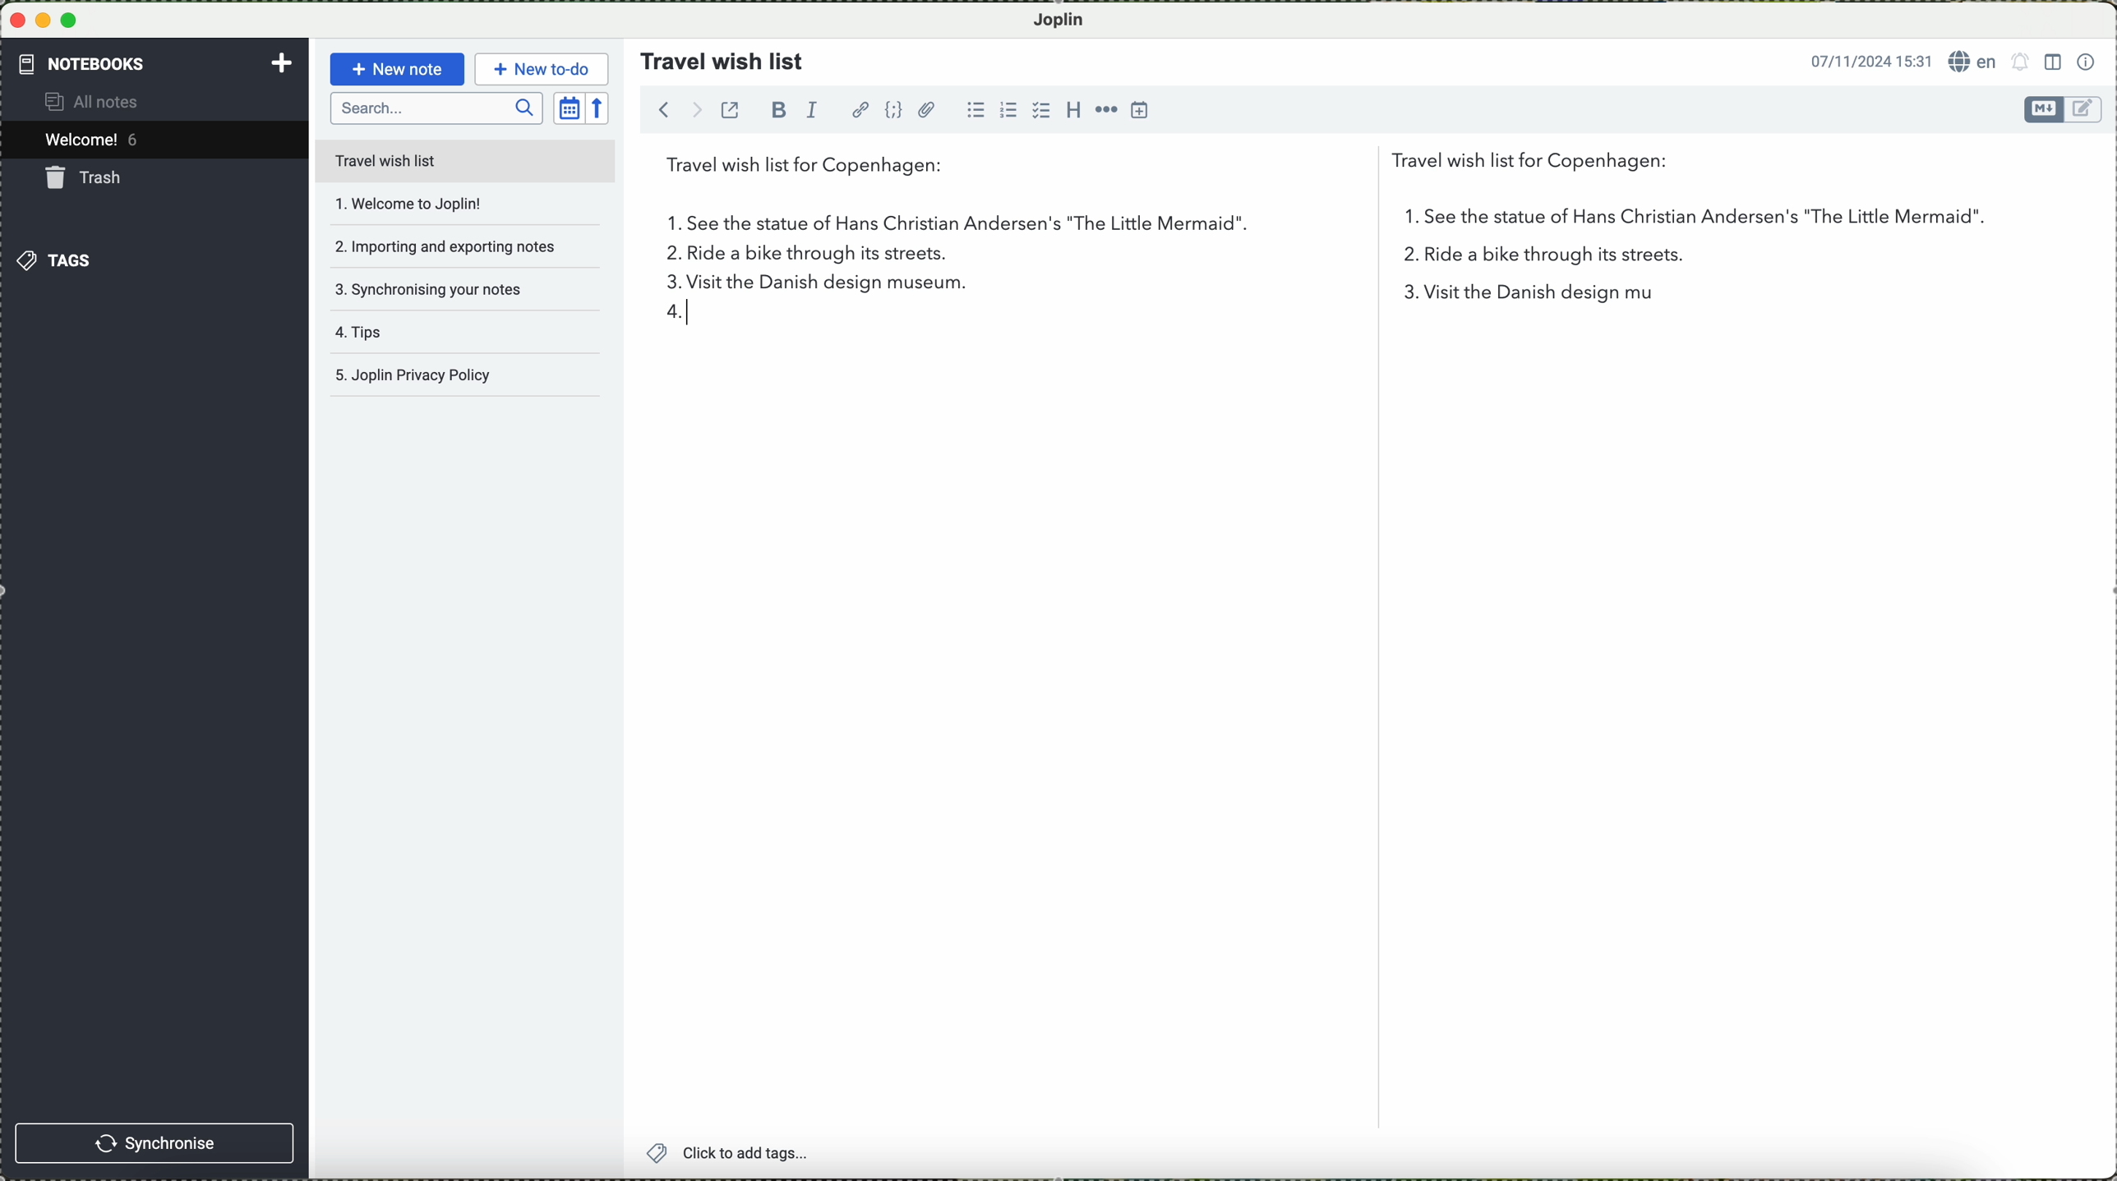 The width and height of the screenshot is (2117, 1181). I want to click on all notes, so click(106, 103).